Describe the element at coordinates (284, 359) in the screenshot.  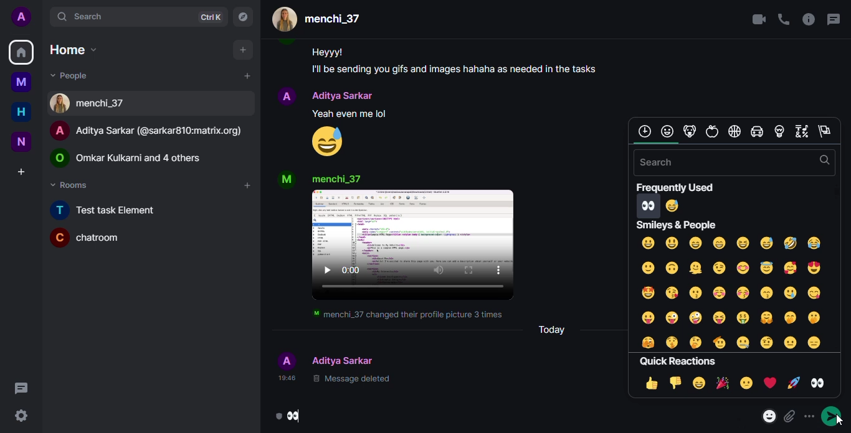
I see `profile` at that location.